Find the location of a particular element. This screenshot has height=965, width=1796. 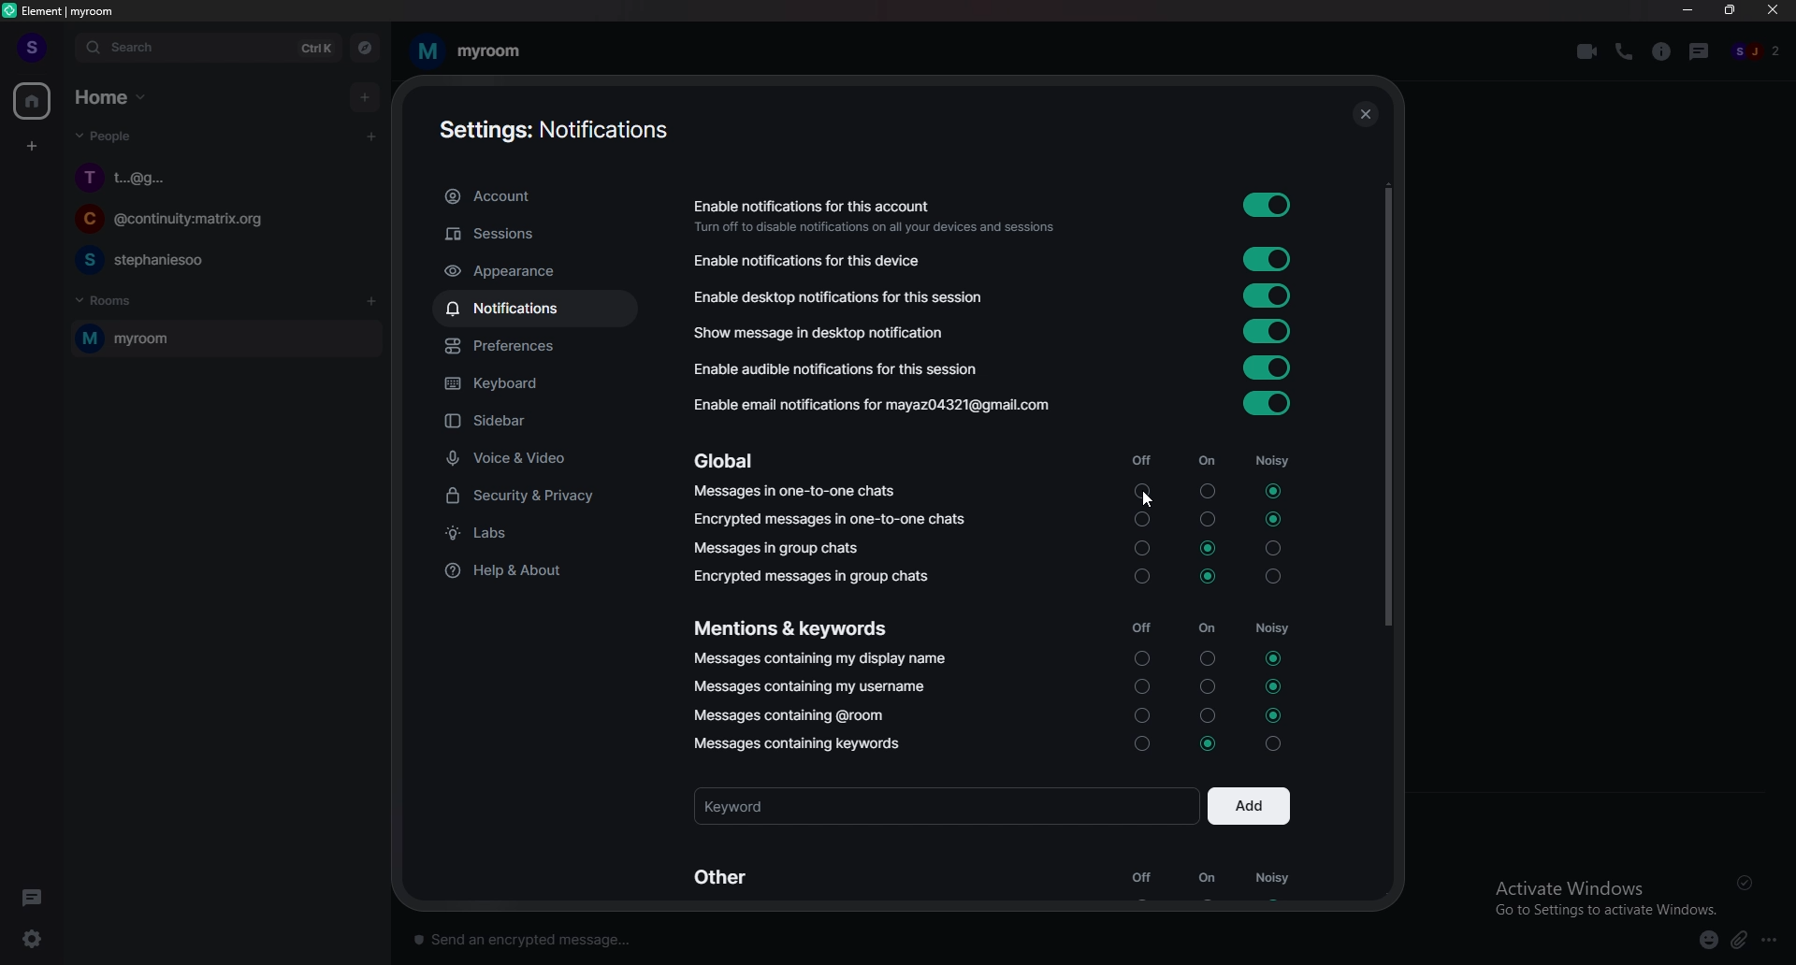

preference is located at coordinates (543, 346).